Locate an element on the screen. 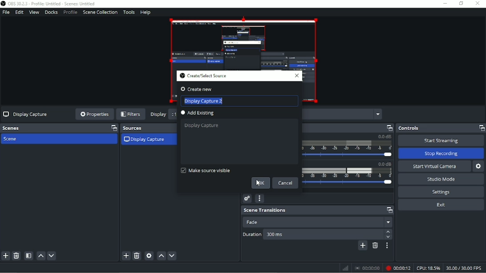 Image resolution: width=486 pixels, height=273 pixels. Move scene down is located at coordinates (52, 255).